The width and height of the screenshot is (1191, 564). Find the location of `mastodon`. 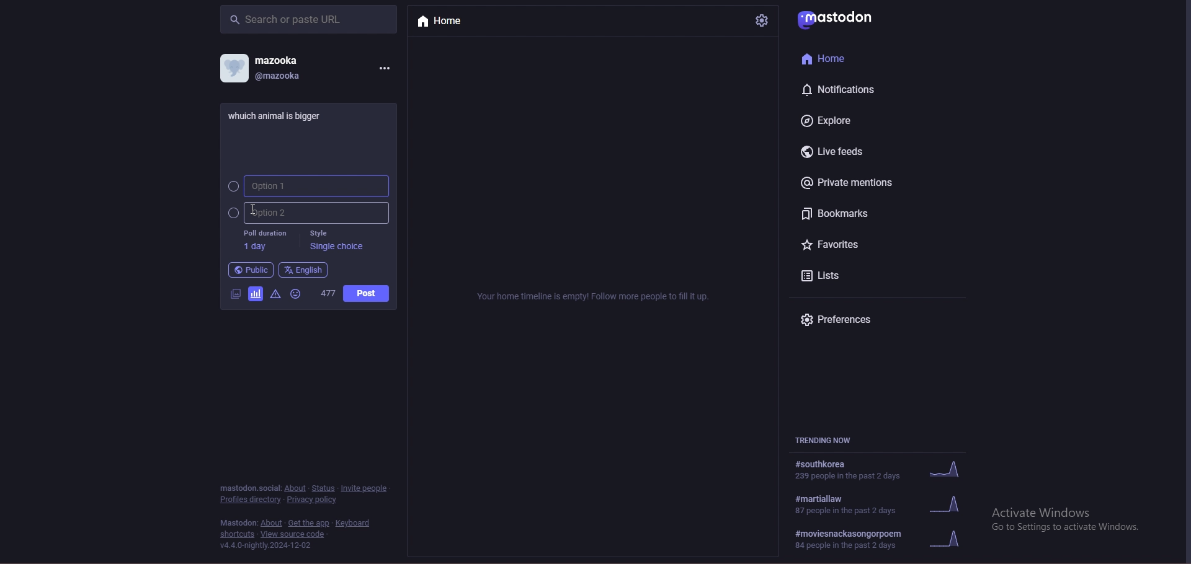

mastodon is located at coordinates (238, 523).